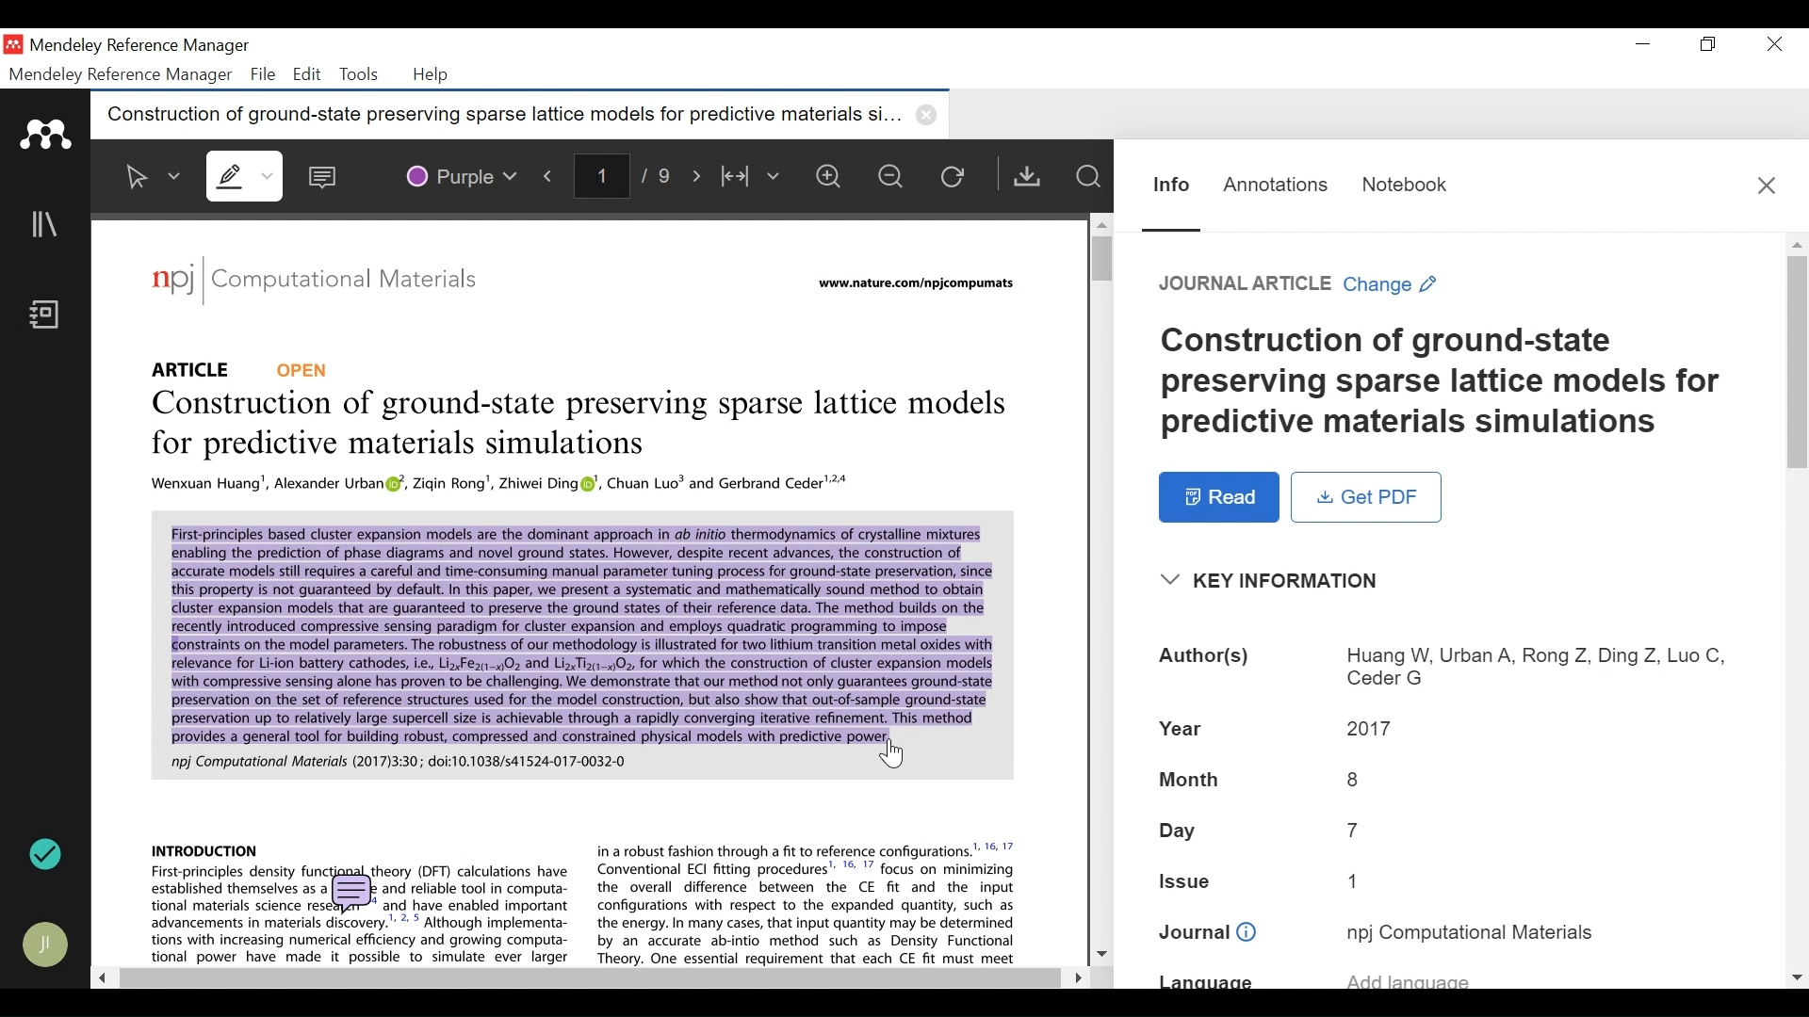  I want to click on Scroll down, so click(1101, 951).